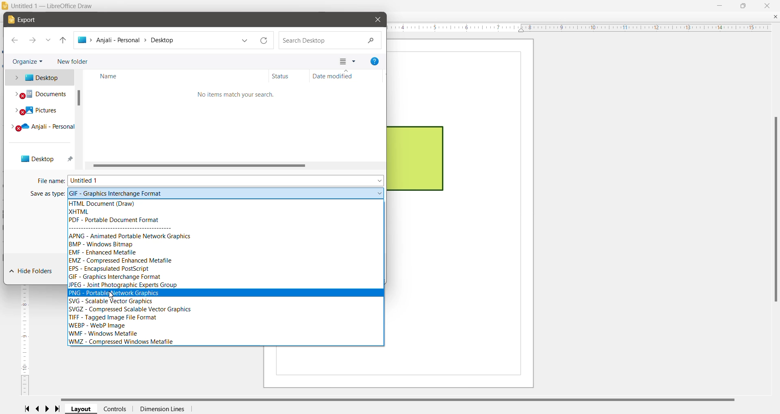 This screenshot has width=780, height=414. Describe the element at coordinates (583, 28) in the screenshot. I see `horizontal ruler` at that location.